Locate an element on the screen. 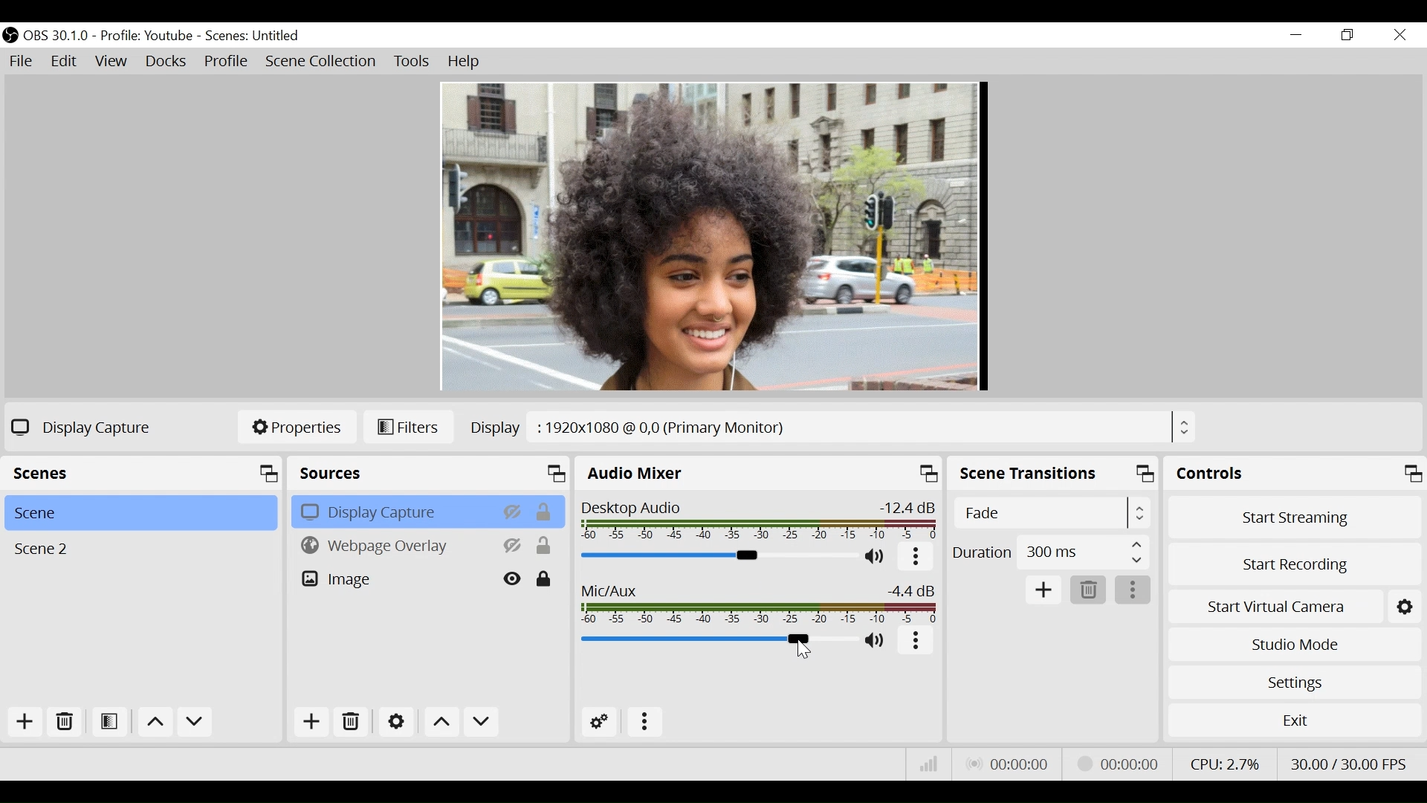 The width and height of the screenshot is (1427, 803). move up is located at coordinates (154, 722).